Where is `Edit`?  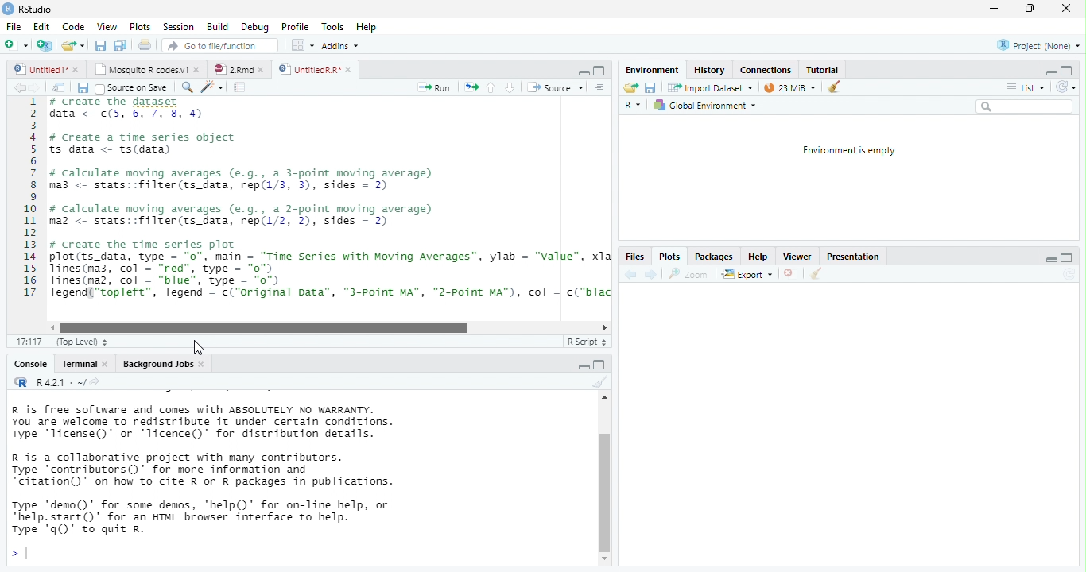 Edit is located at coordinates (41, 26).